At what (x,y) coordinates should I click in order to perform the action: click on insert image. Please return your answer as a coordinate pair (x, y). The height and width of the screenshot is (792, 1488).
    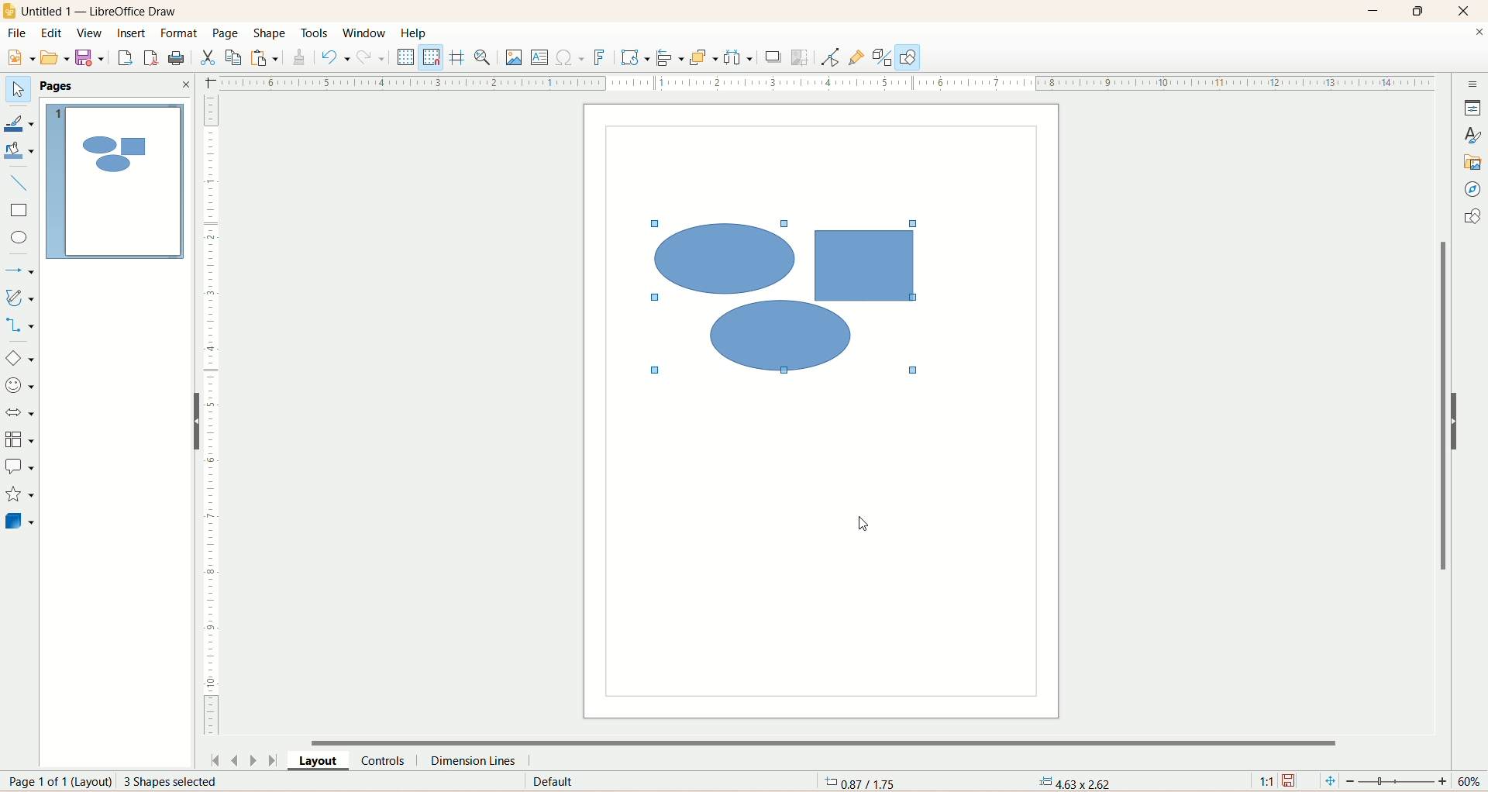
    Looking at the image, I should click on (515, 58).